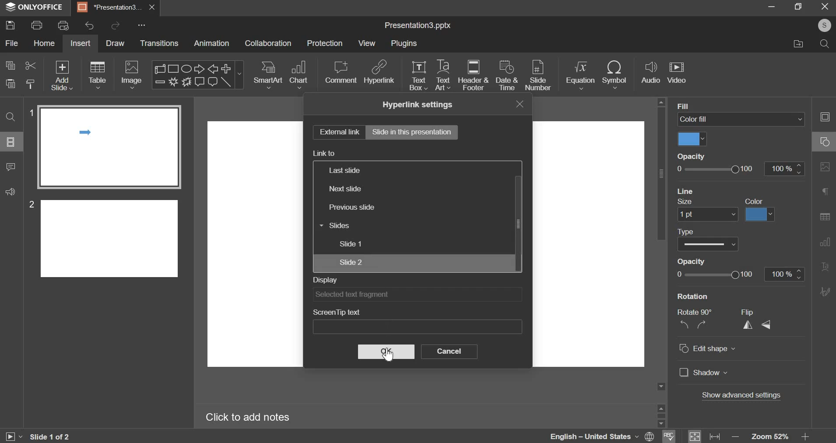 The image size is (836, 443). What do you see at coordinates (704, 372) in the screenshot?
I see `shadow` at bounding box center [704, 372].